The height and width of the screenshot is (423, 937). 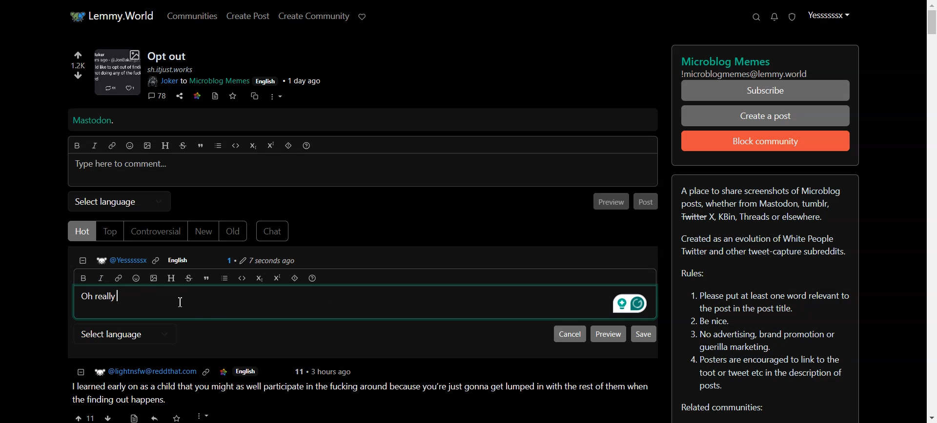 What do you see at coordinates (362, 171) in the screenshot?
I see `Typing window` at bounding box center [362, 171].